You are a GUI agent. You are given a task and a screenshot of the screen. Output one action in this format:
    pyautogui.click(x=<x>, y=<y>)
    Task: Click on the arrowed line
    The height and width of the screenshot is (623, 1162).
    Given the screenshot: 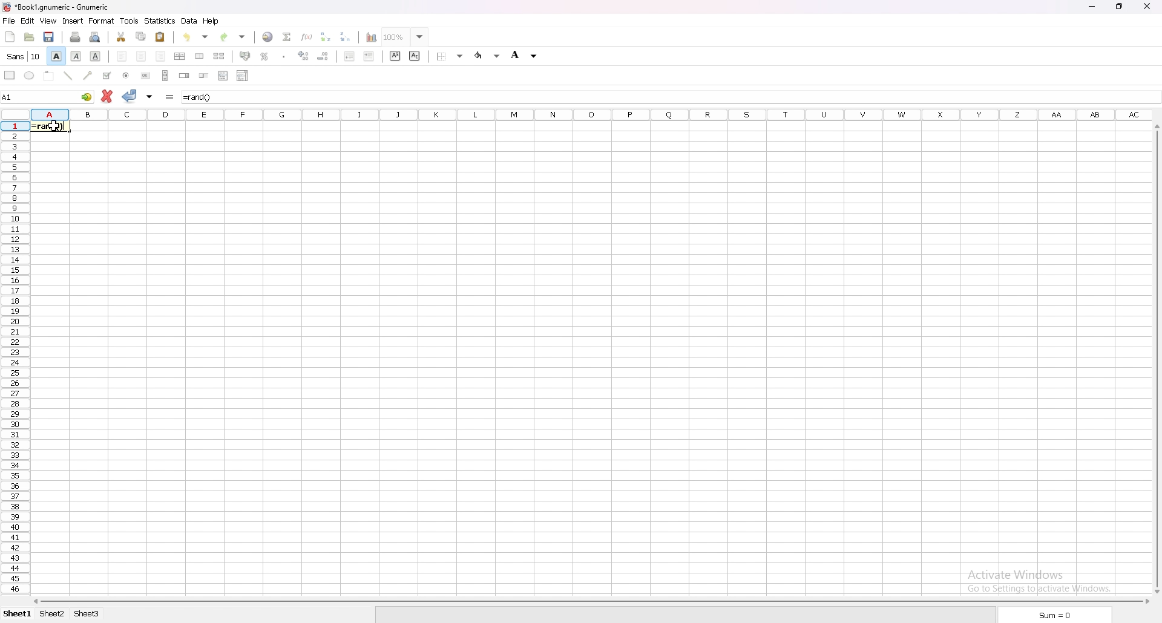 What is the action you would take?
    pyautogui.click(x=88, y=76)
    